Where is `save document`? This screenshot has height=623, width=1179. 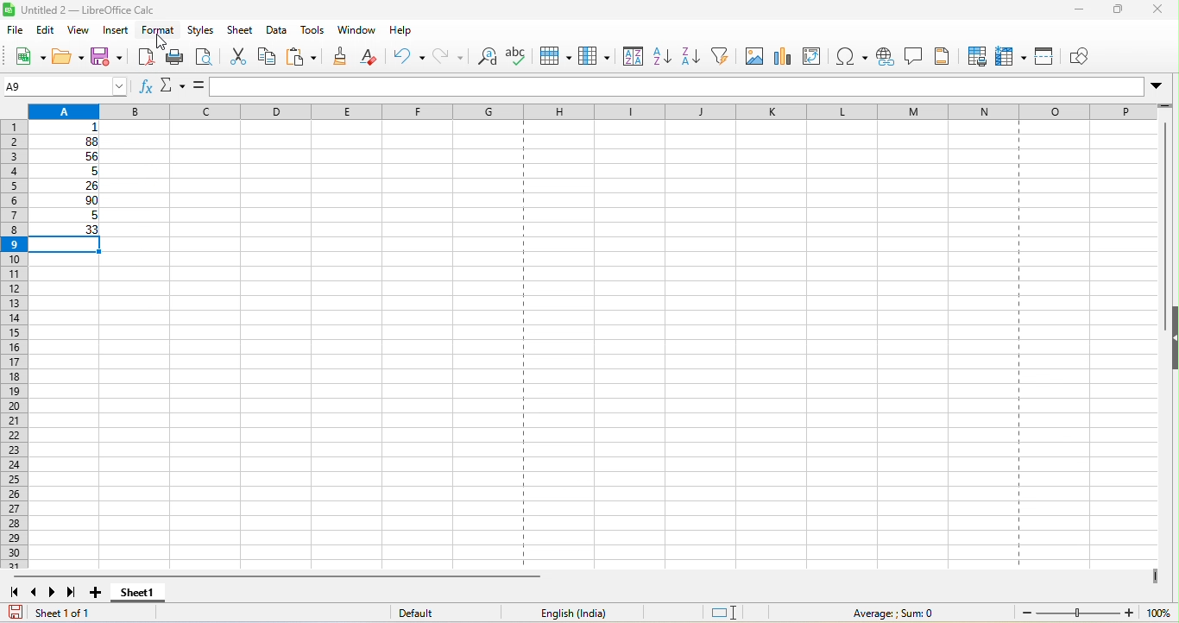 save document is located at coordinates (16, 612).